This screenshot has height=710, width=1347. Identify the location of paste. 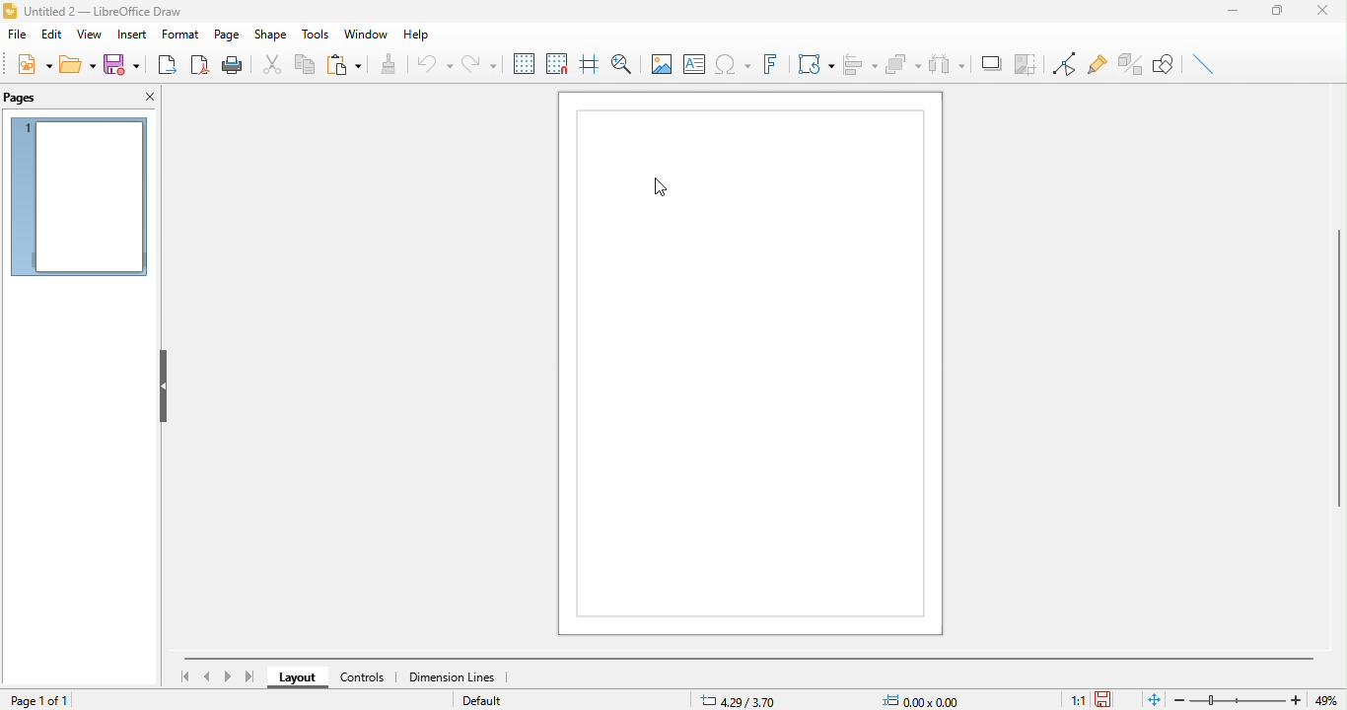
(345, 65).